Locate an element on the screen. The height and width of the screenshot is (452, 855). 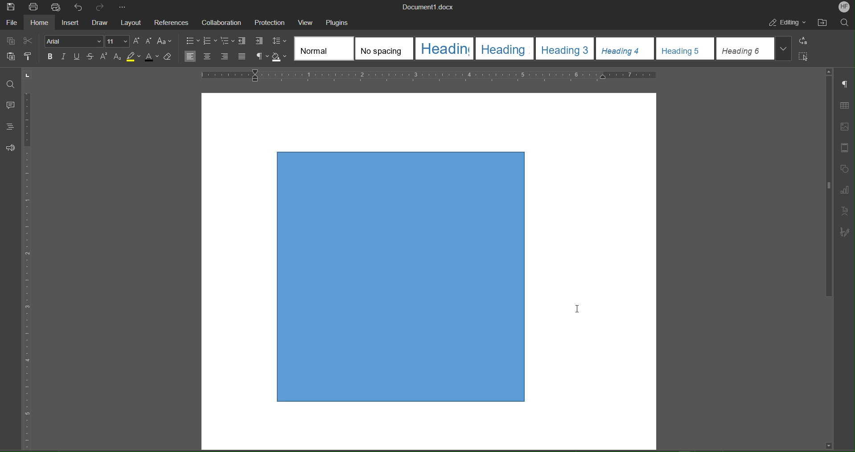
Bullet List is located at coordinates (192, 40).